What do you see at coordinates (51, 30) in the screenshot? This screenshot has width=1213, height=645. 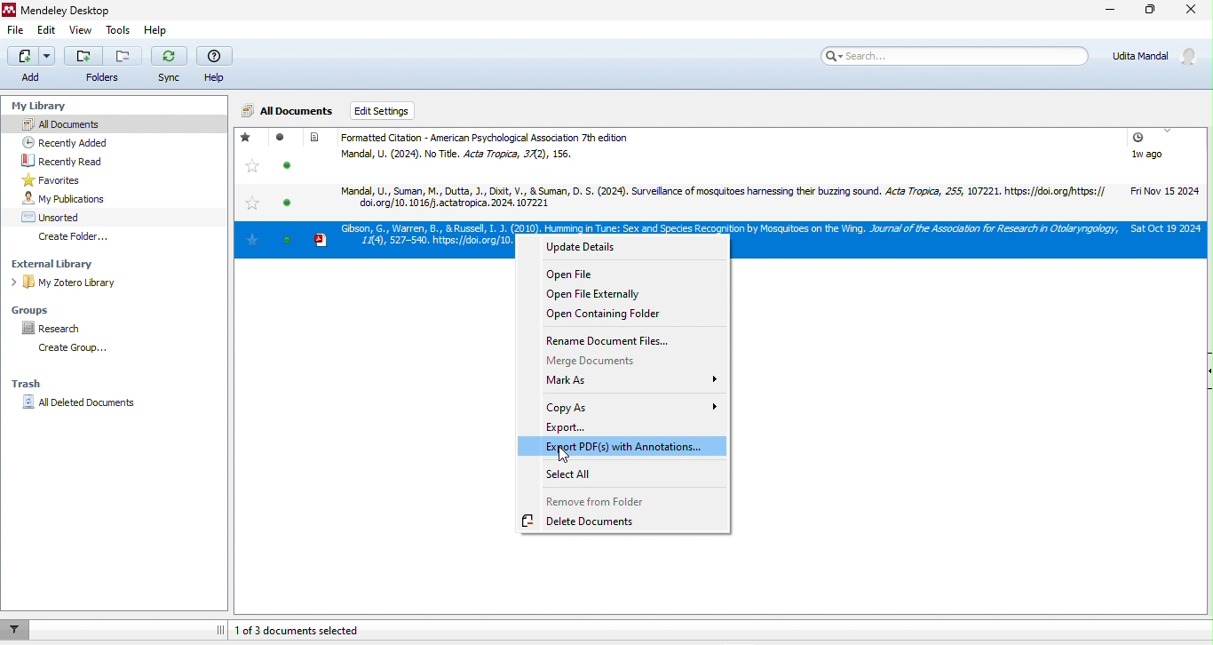 I see `edit` at bounding box center [51, 30].